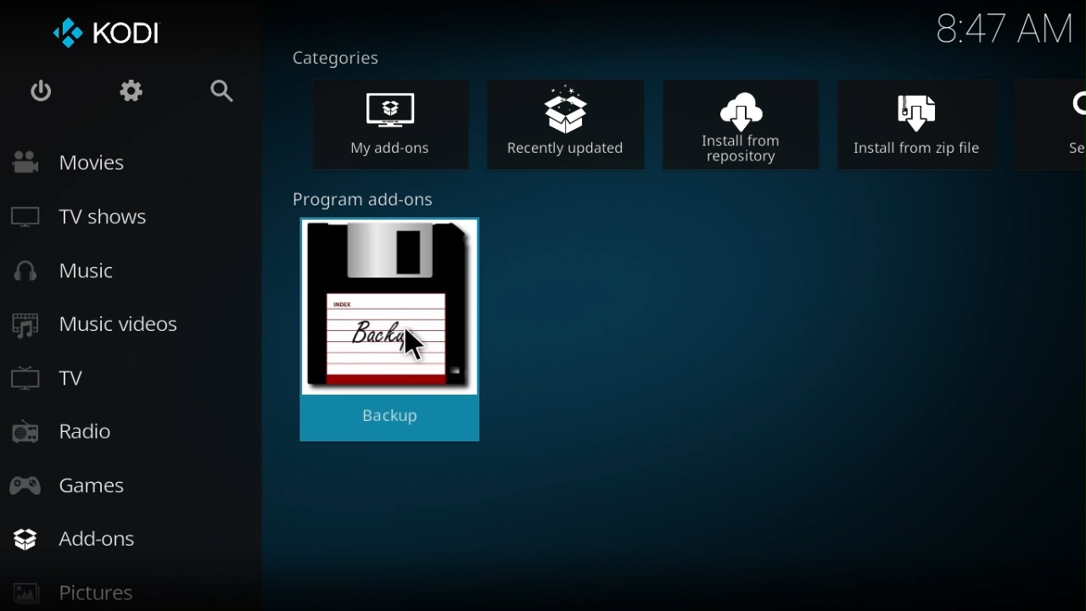  I want to click on Kodi logo, so click(109, 36).